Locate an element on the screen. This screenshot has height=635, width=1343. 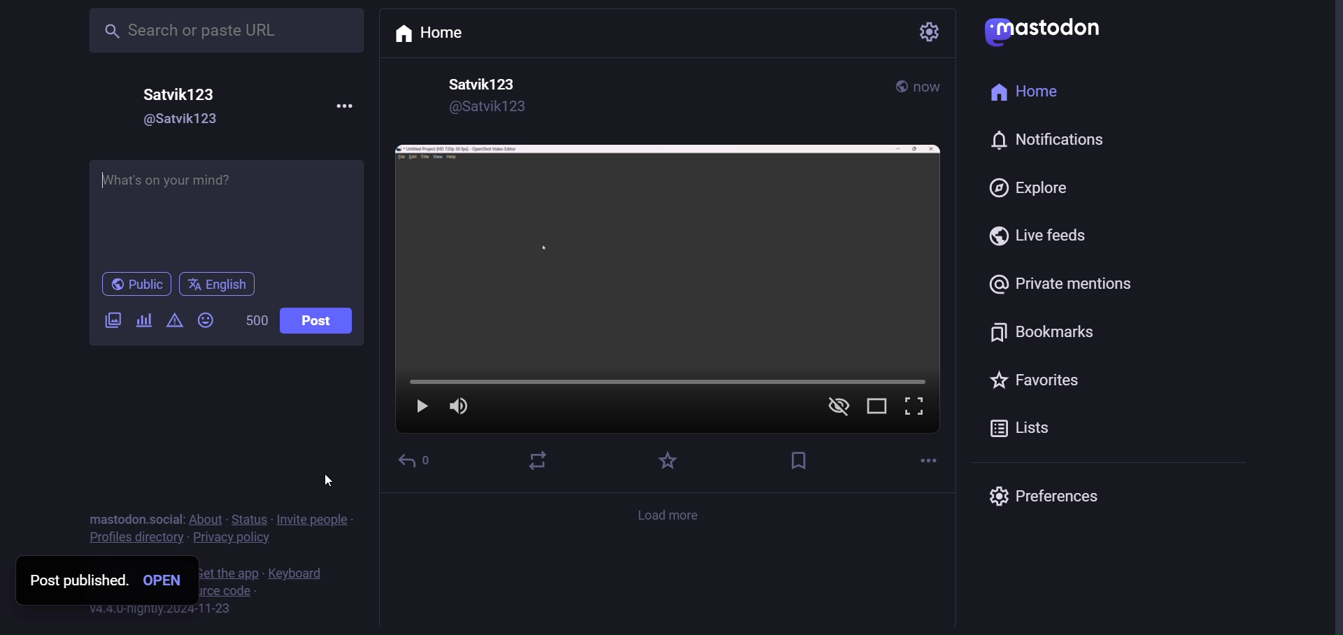
boost is located at coordinates (539, 460).